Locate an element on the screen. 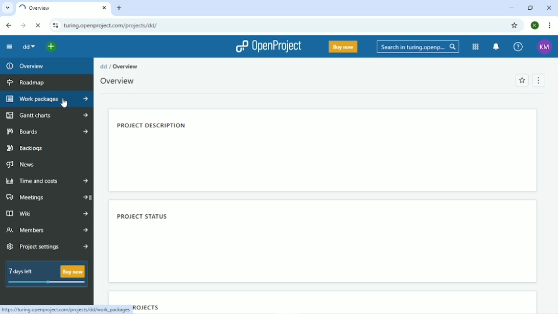 This screenshot has height=314, width=558. Members is located at coordinates (46, 230).